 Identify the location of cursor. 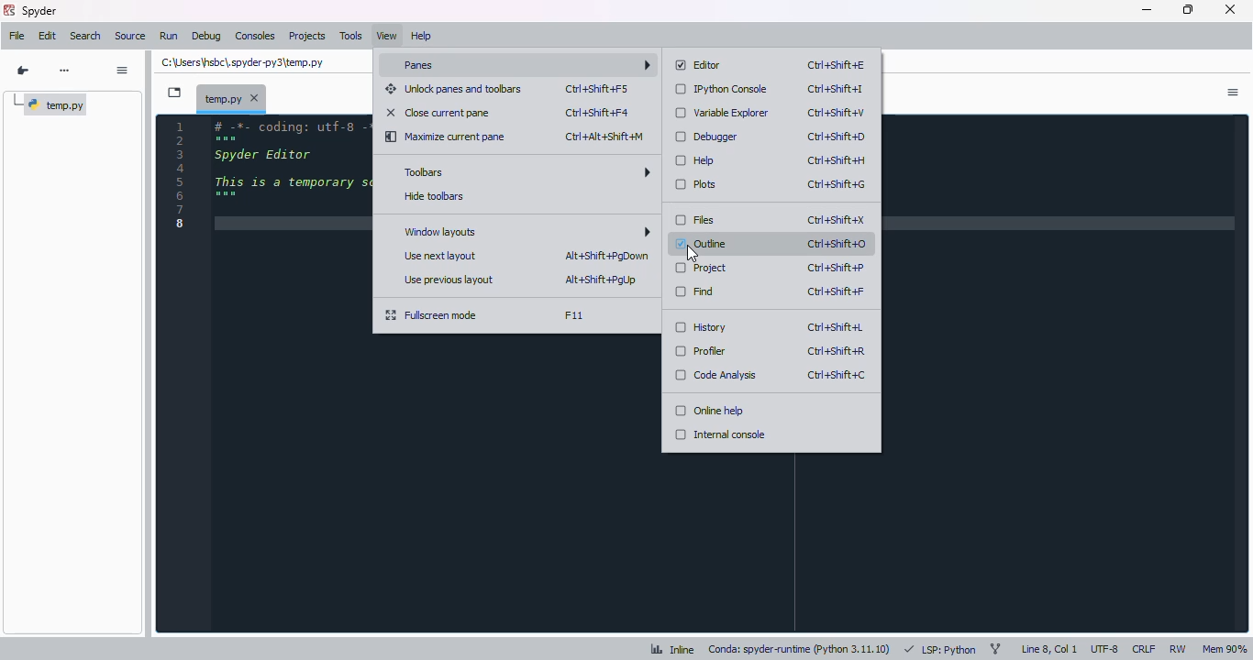
(693, 255).